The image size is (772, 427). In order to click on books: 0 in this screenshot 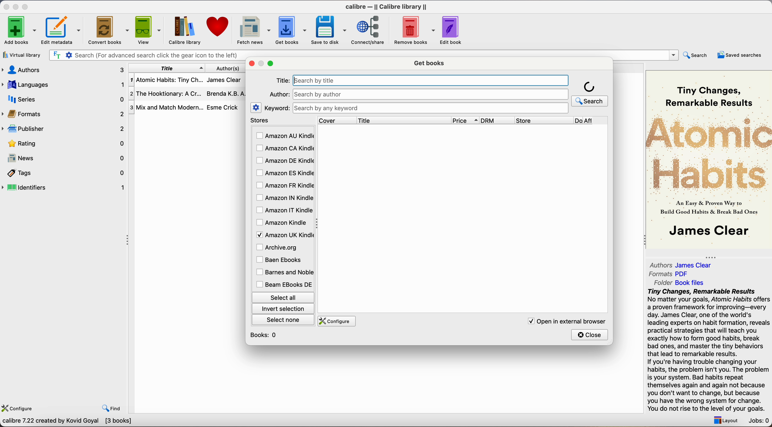, I will do `click(265, 335)`.